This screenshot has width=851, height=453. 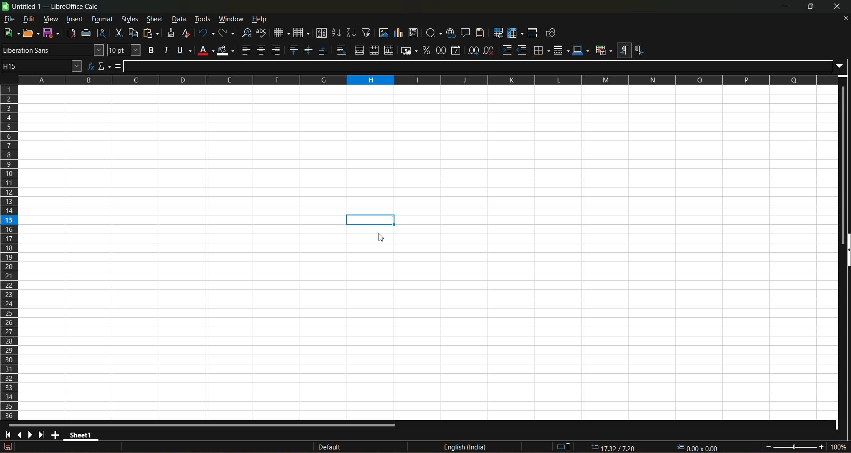 I want to click on background color, so click(x=225, y=51).